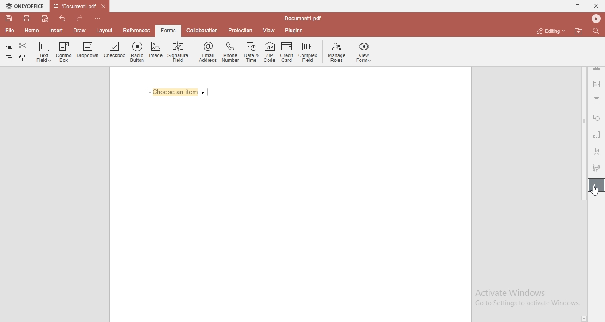 The width and height of the screenshot is (605, 322). Describe the element at coordinates (81, 17) in the screenshot. I see `redo` at that location.